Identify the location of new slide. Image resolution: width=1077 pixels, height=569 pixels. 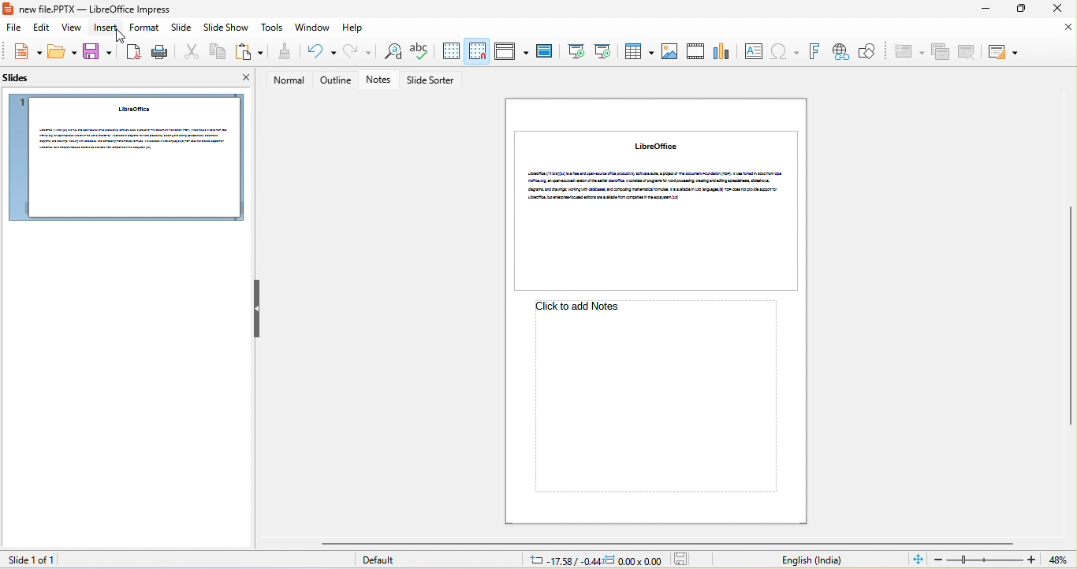
(907, 52).